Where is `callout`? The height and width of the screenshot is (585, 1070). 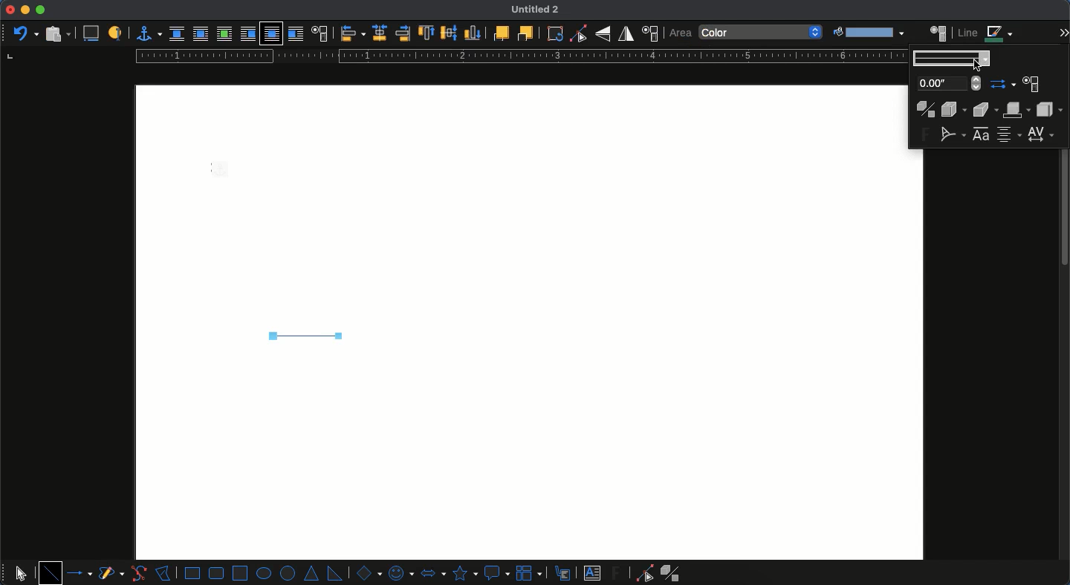
callout is located at coordinates (496, 573).